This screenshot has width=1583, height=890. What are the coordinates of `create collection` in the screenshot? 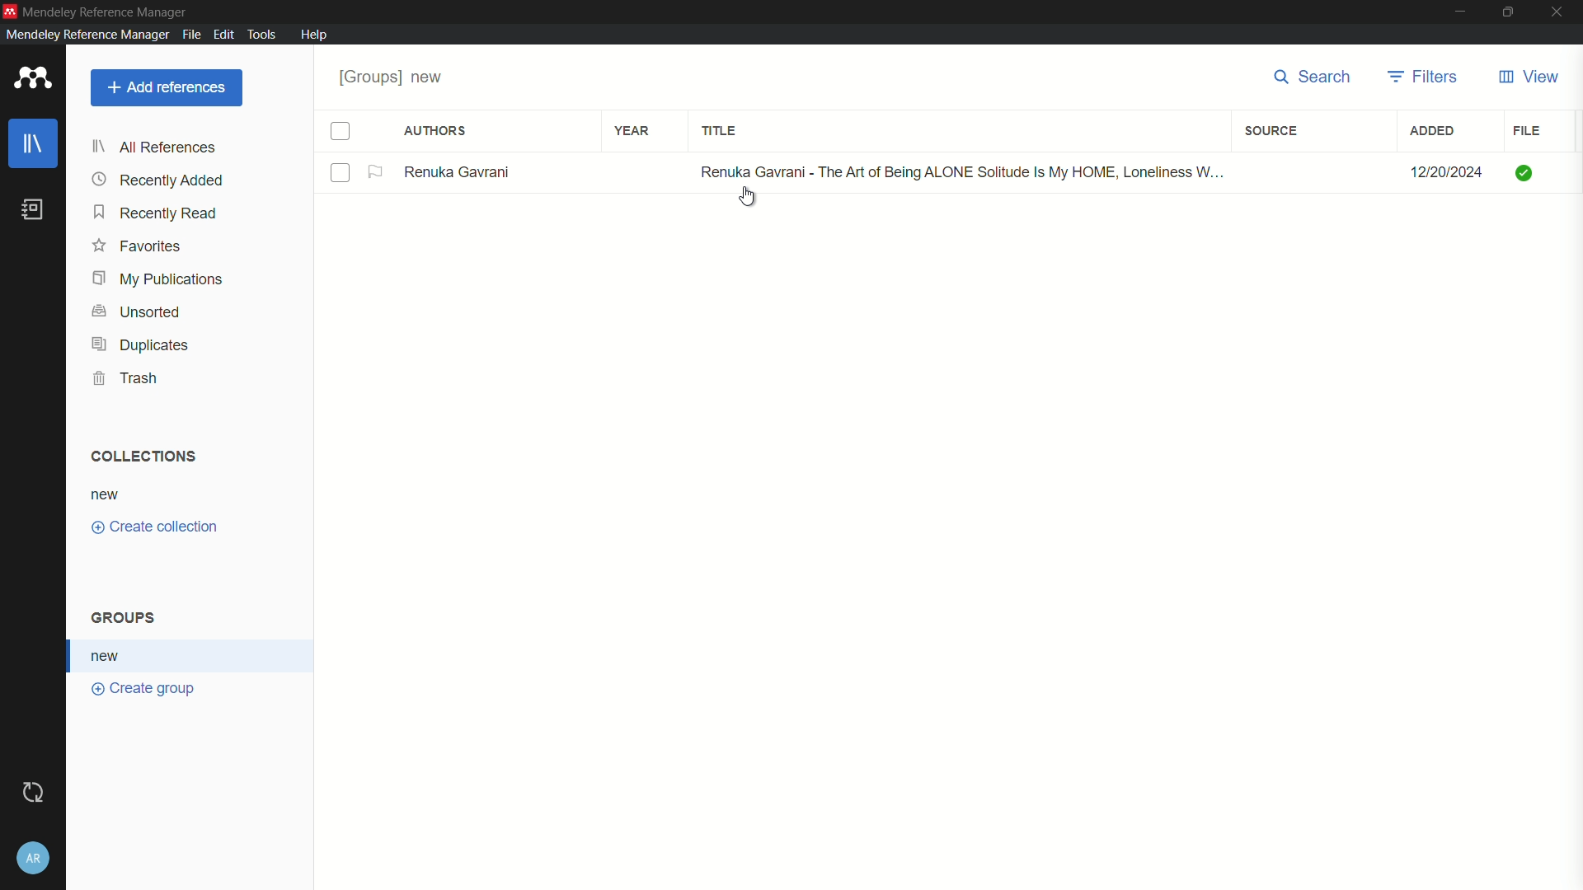 It's located at (157, 527).